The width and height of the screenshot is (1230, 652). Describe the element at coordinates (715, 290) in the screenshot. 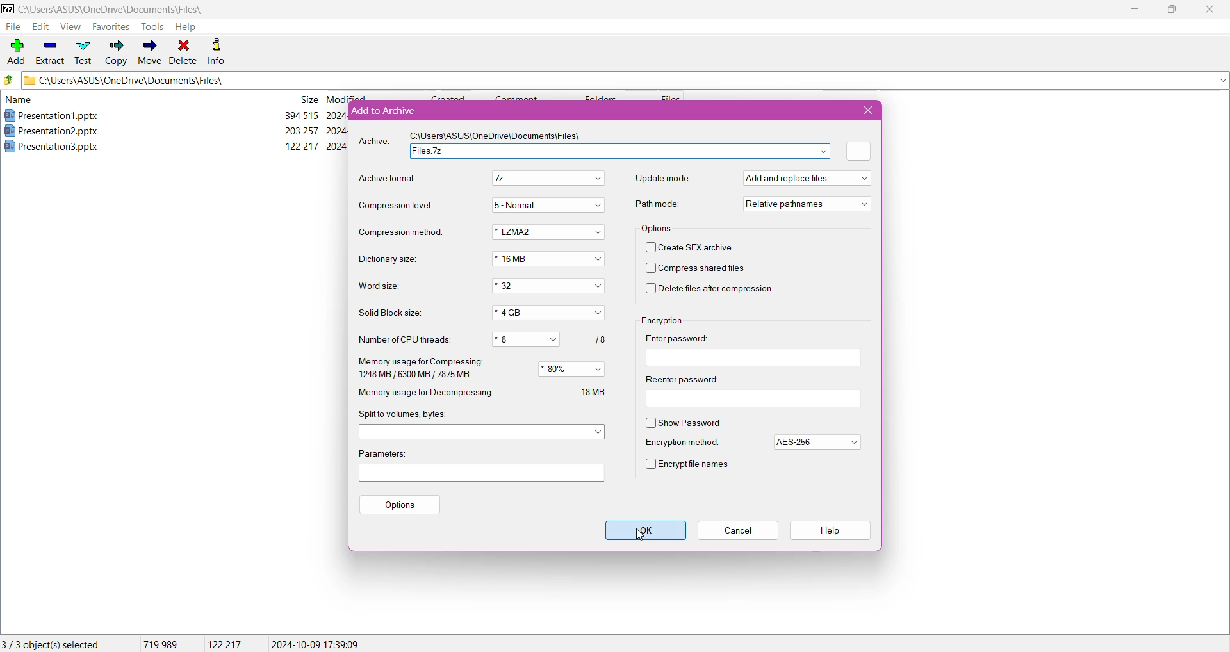

I see `Delete files after compression` at that location.